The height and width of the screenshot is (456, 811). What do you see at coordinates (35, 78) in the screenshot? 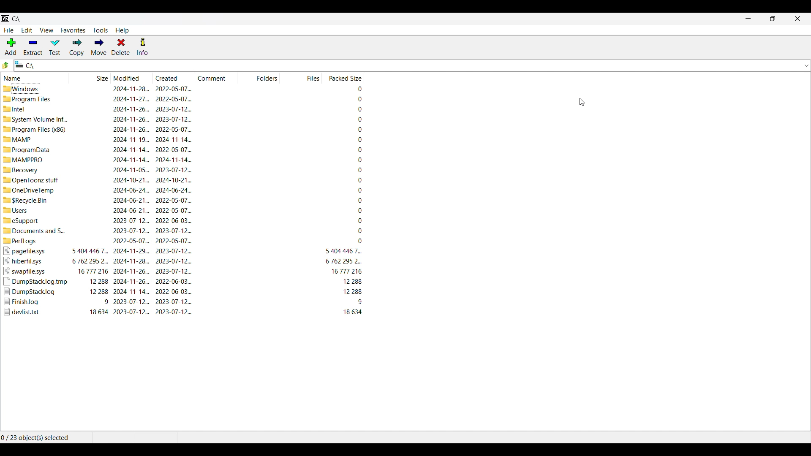
I see `Name column` at bounding box center [35, 78].